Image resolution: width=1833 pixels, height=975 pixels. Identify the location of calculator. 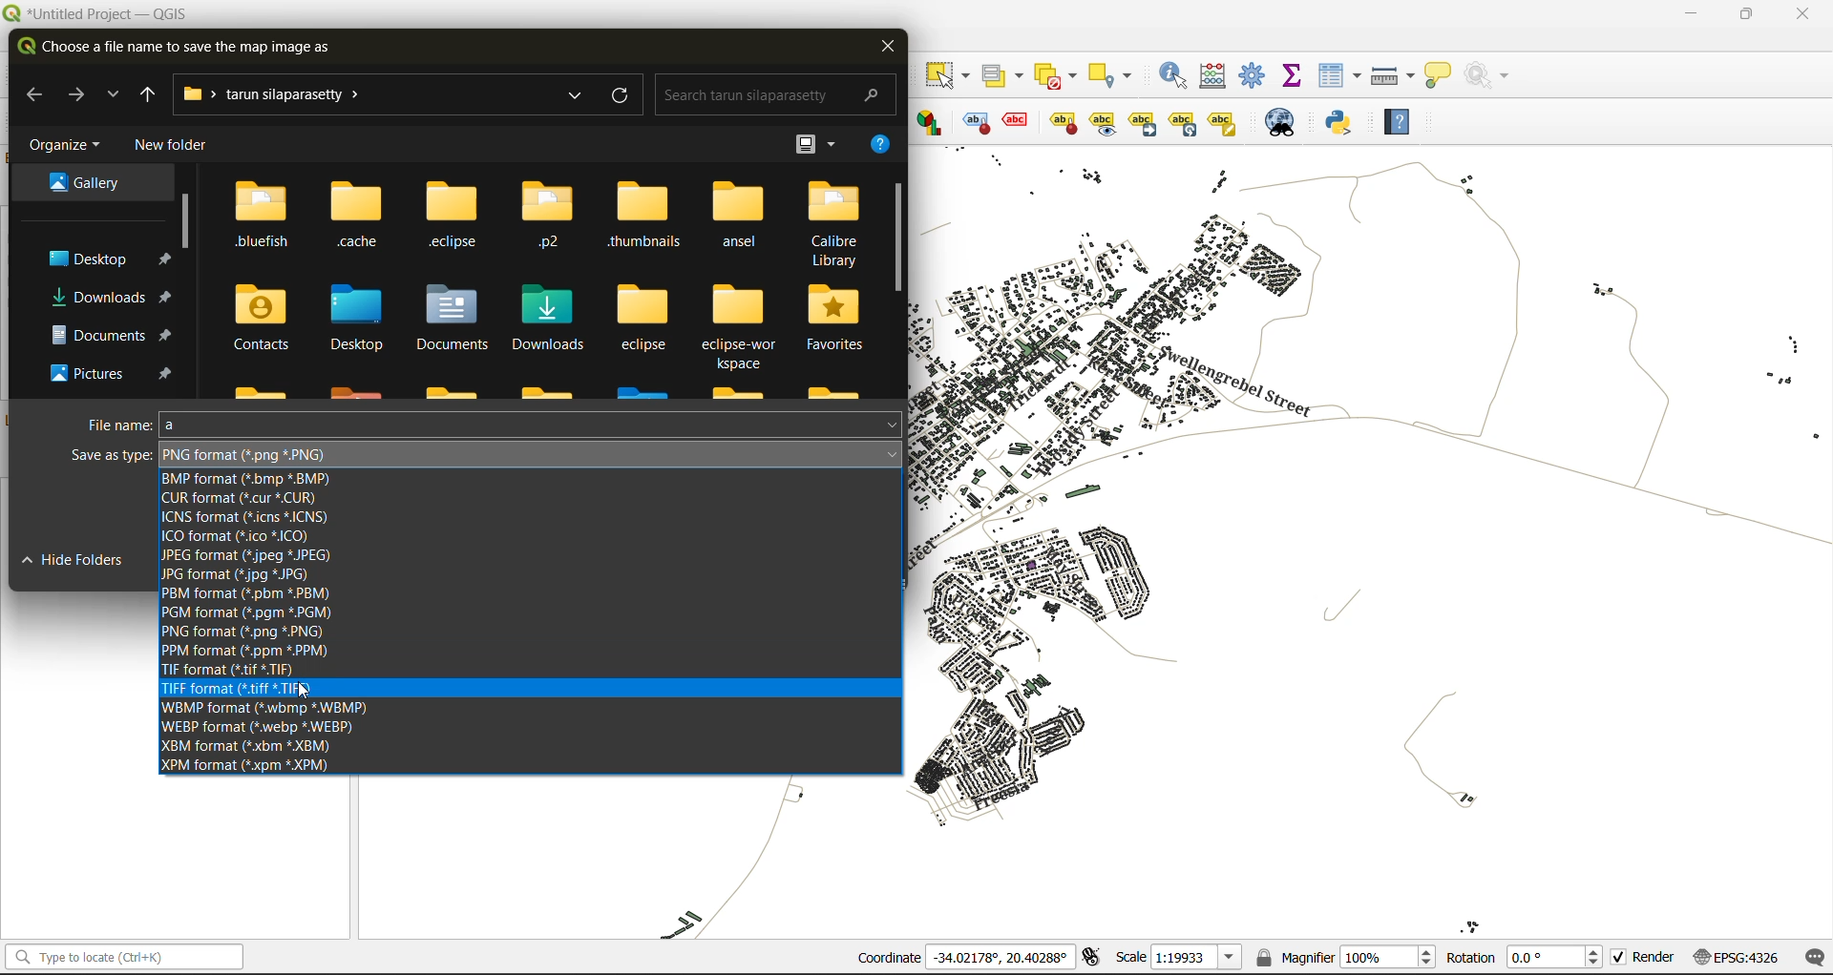
(1216, 76).